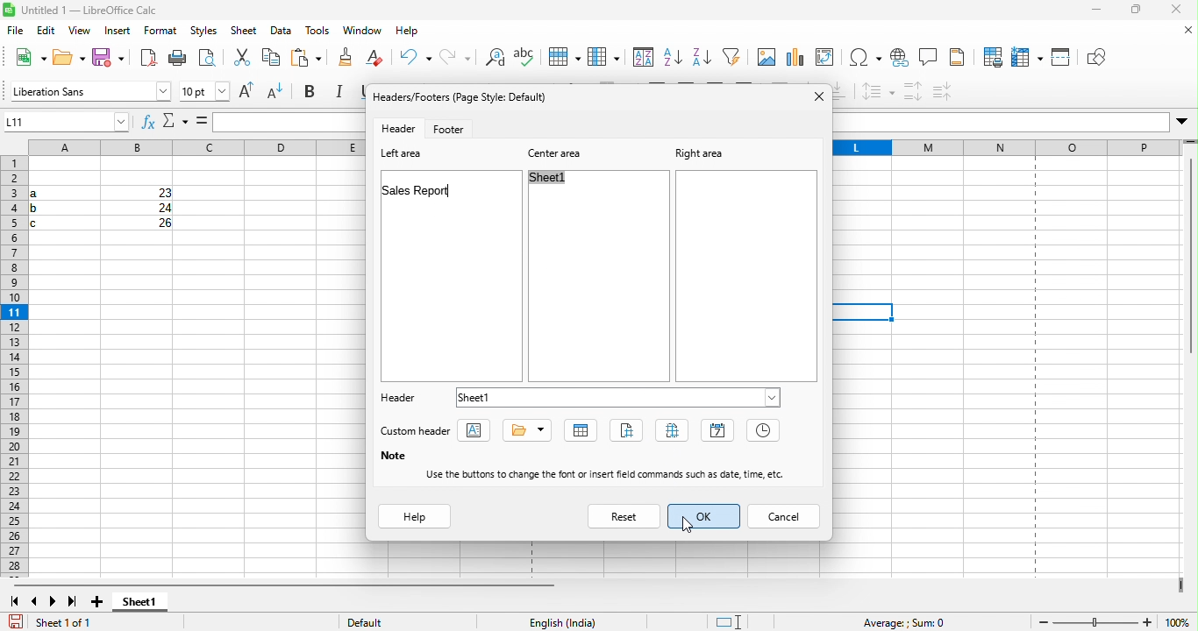  I want to click on bold, so click(315, 92).